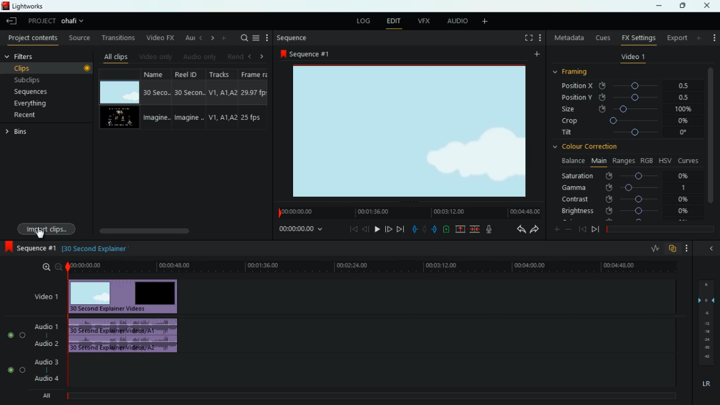 This screenshot has width=720, height=405. What do you see at coordinates (17, 335) in the screenshot?
I see `Audio` at bounding box center [17, 335].